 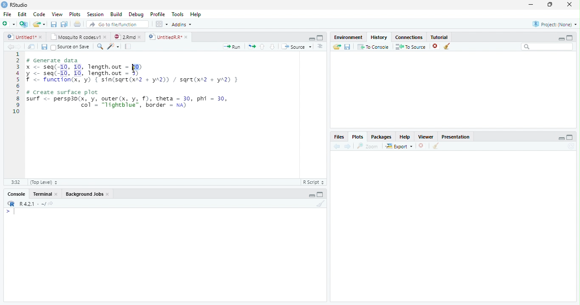 I want to click on View the current working directory, so click(x=51, y=202).